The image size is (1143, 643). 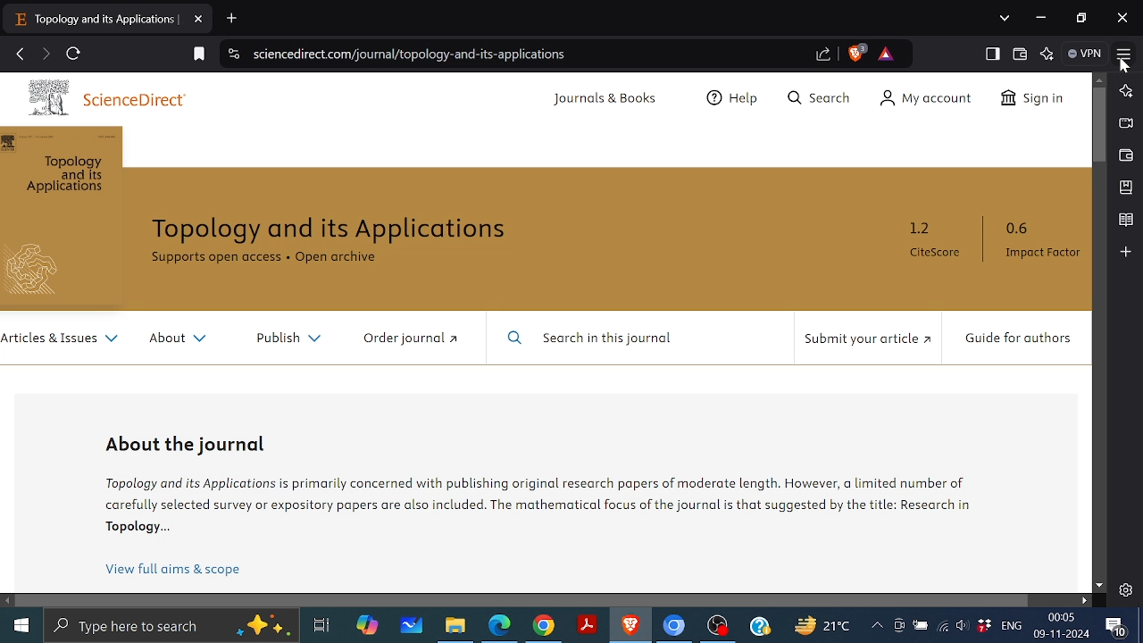 What do you see at coordinates (674, 627) in the screenshot?
I see `Chromium` at bounding box center [674, 627].